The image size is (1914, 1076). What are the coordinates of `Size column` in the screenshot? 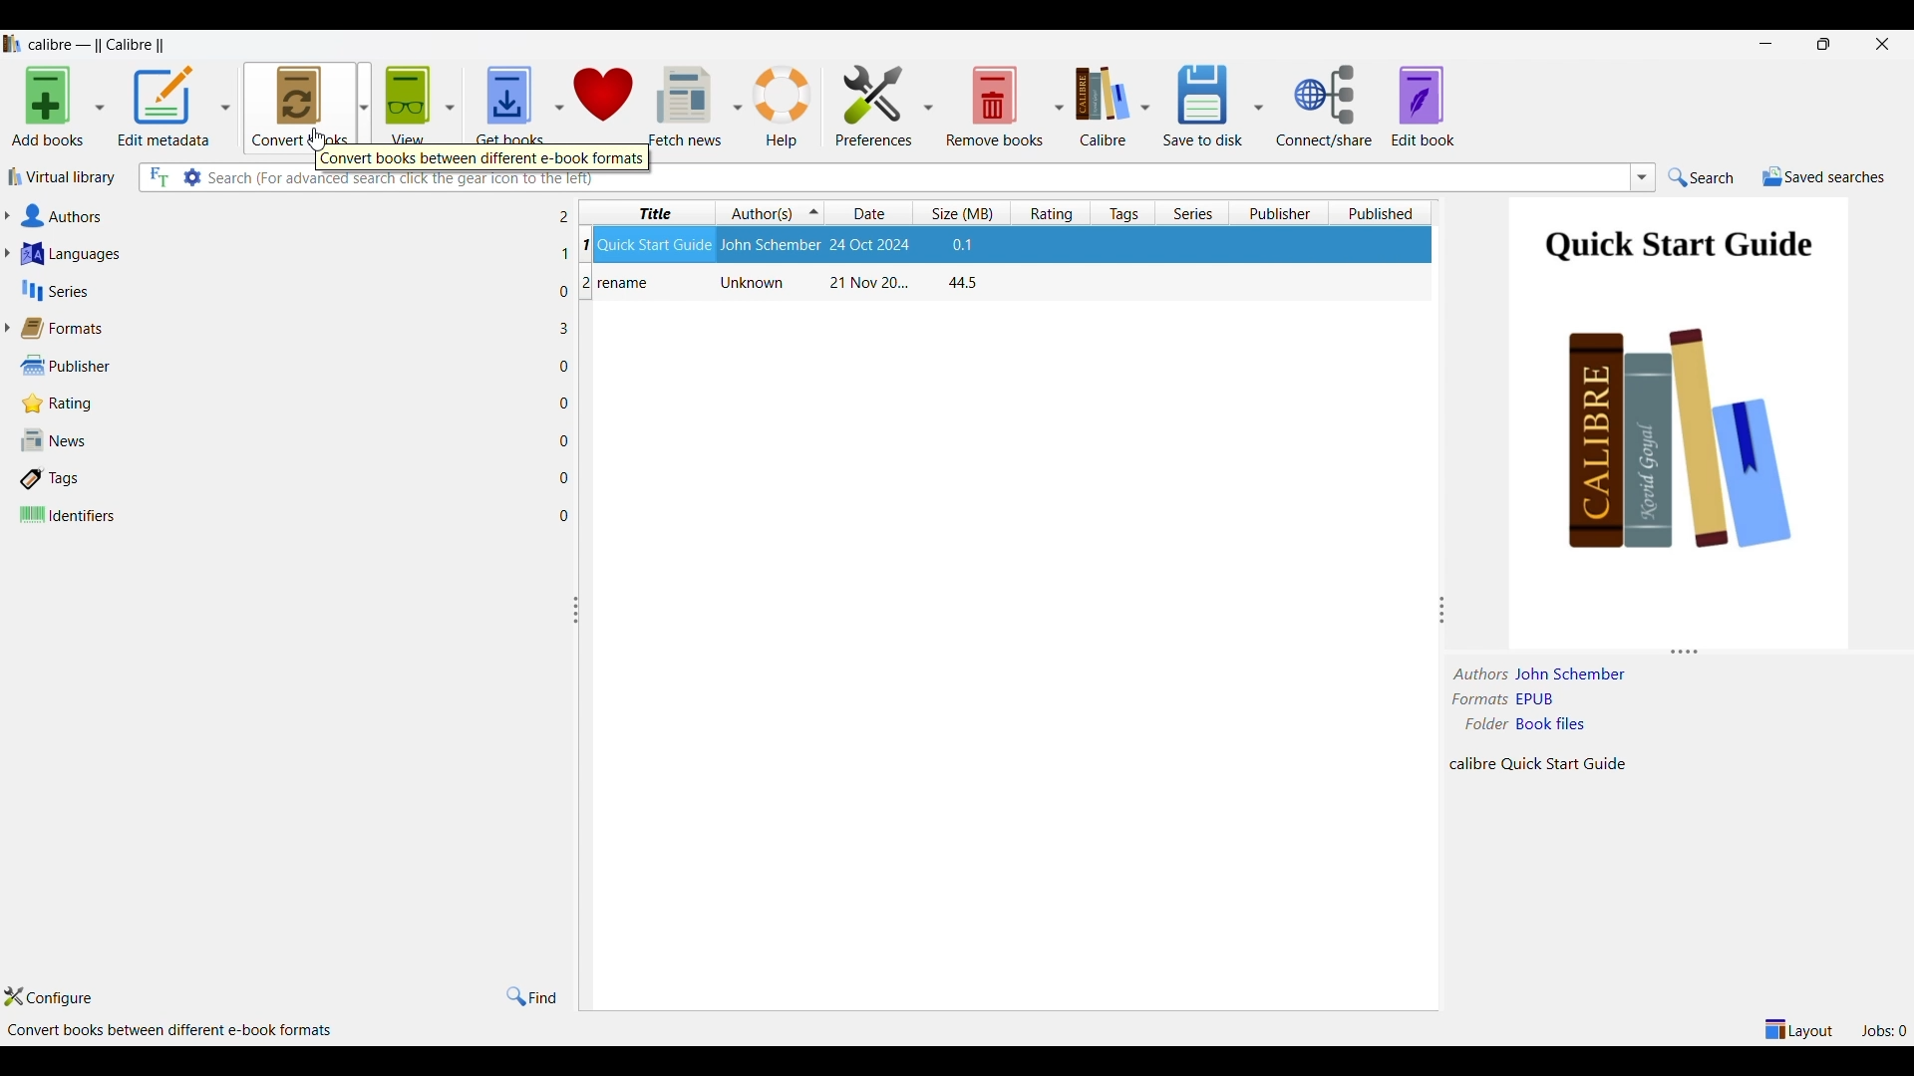 It's located at (961, 213).